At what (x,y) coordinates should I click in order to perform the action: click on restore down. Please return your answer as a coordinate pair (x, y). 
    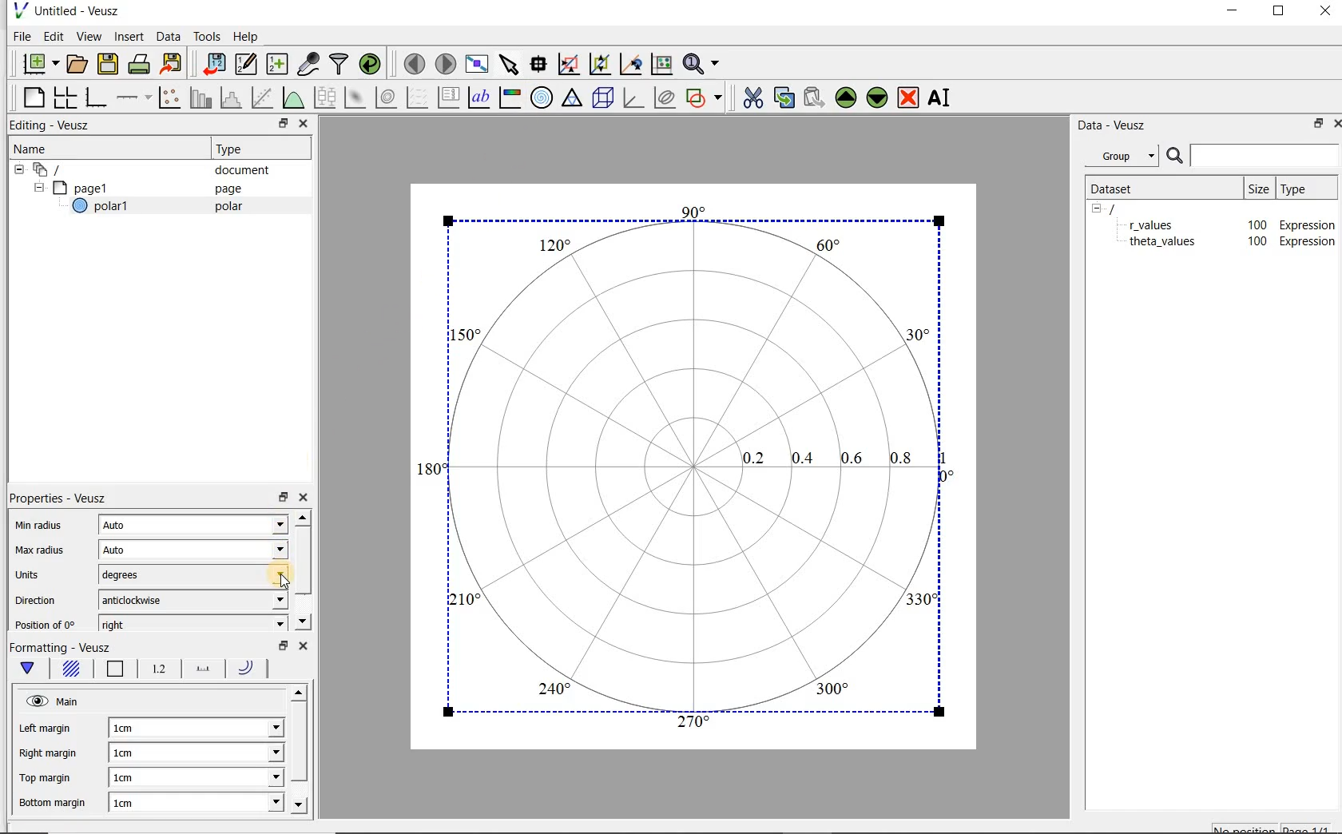
    Looking at the image, I should click on (280, 644).